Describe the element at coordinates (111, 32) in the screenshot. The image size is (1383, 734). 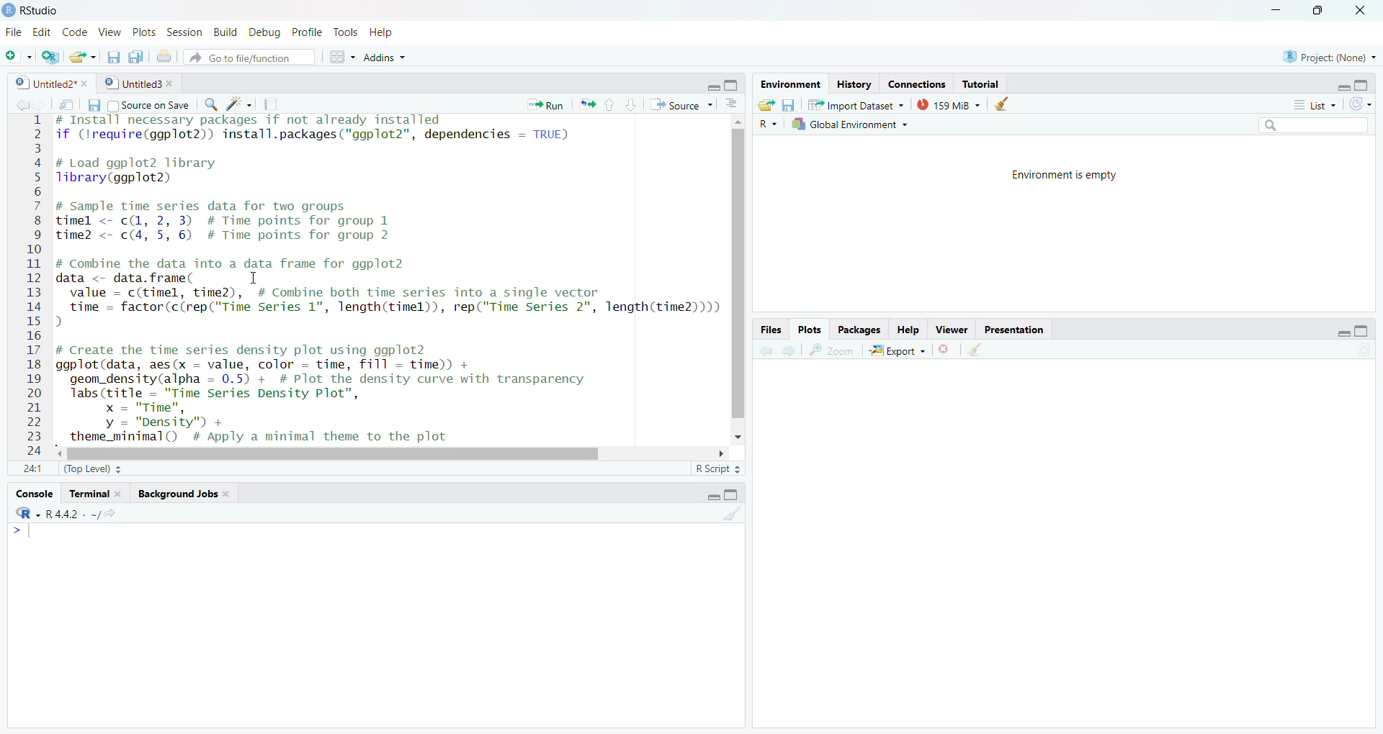
I see `View` at that location.